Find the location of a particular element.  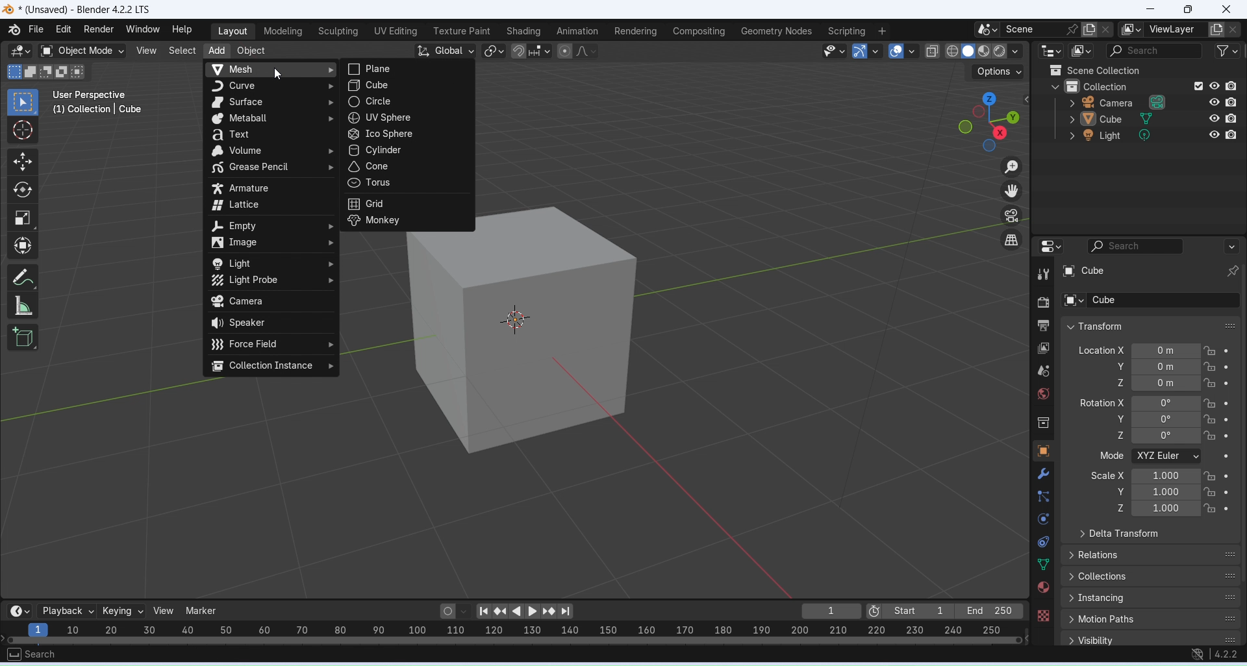

option is located at coordinates (1132, 30).